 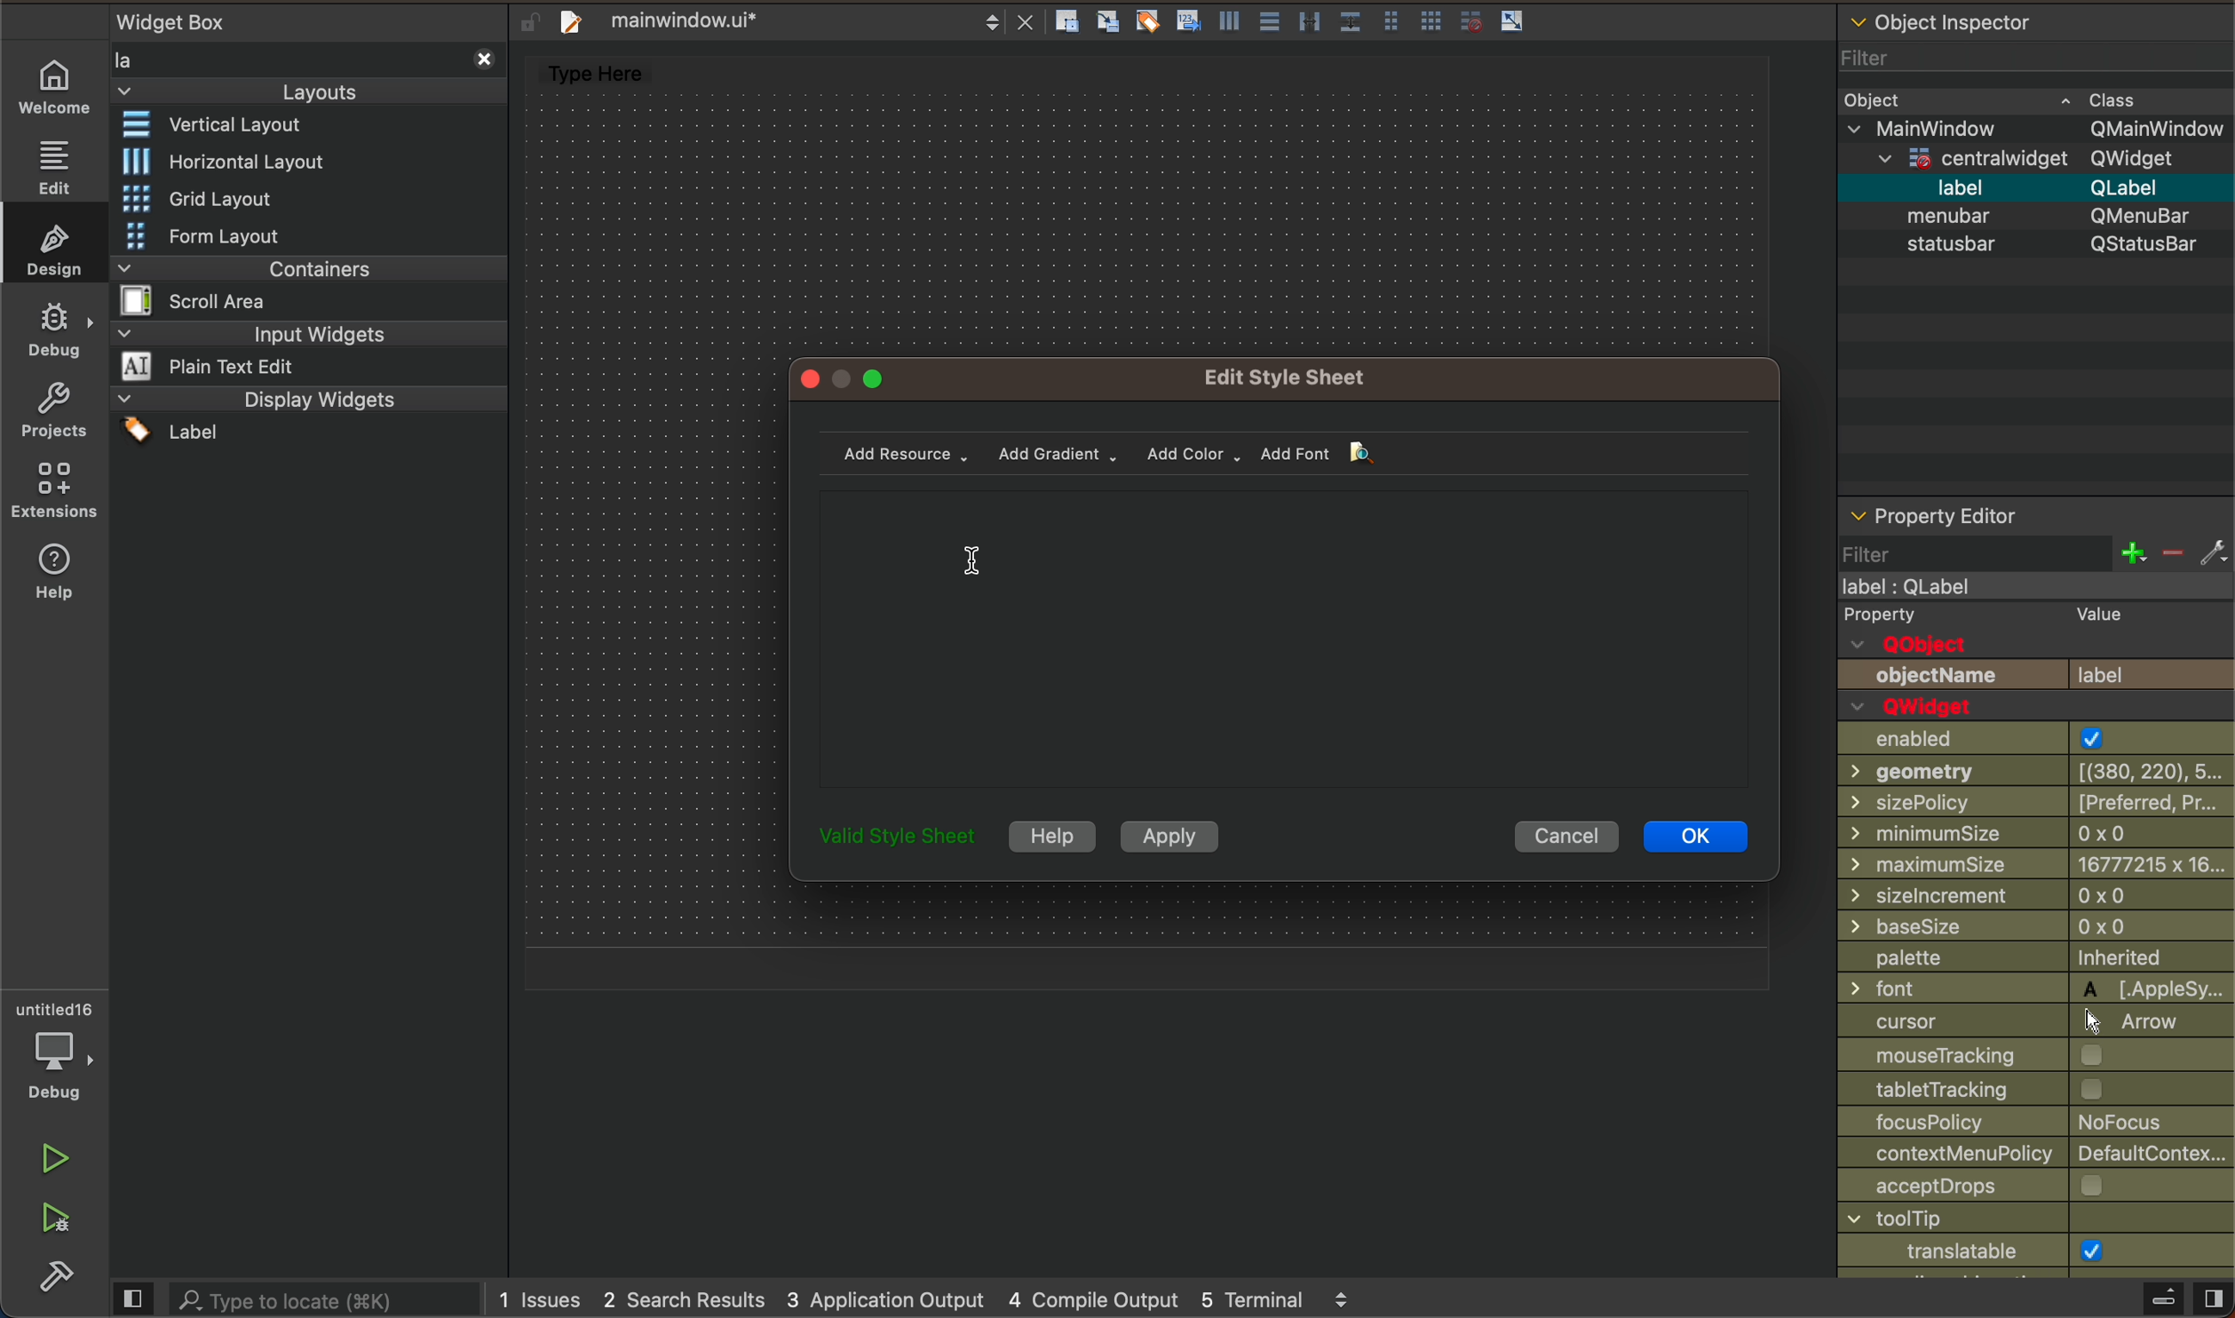 What do you see at coordinates (627, 73) in the screenshot?
I see `e Here` at bounding box center [627, 73].